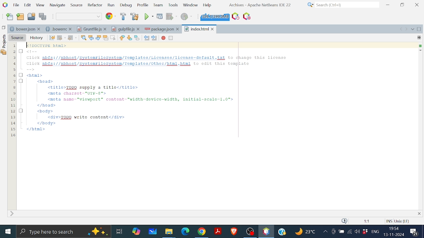  Describe the element at coordinates (163, 38) in the screenshot. I see `Start macro recording` at that location.